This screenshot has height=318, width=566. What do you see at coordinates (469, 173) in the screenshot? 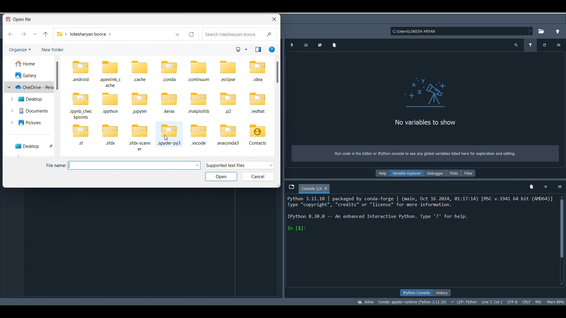
I see `Files` at bounding box center [469, 173].